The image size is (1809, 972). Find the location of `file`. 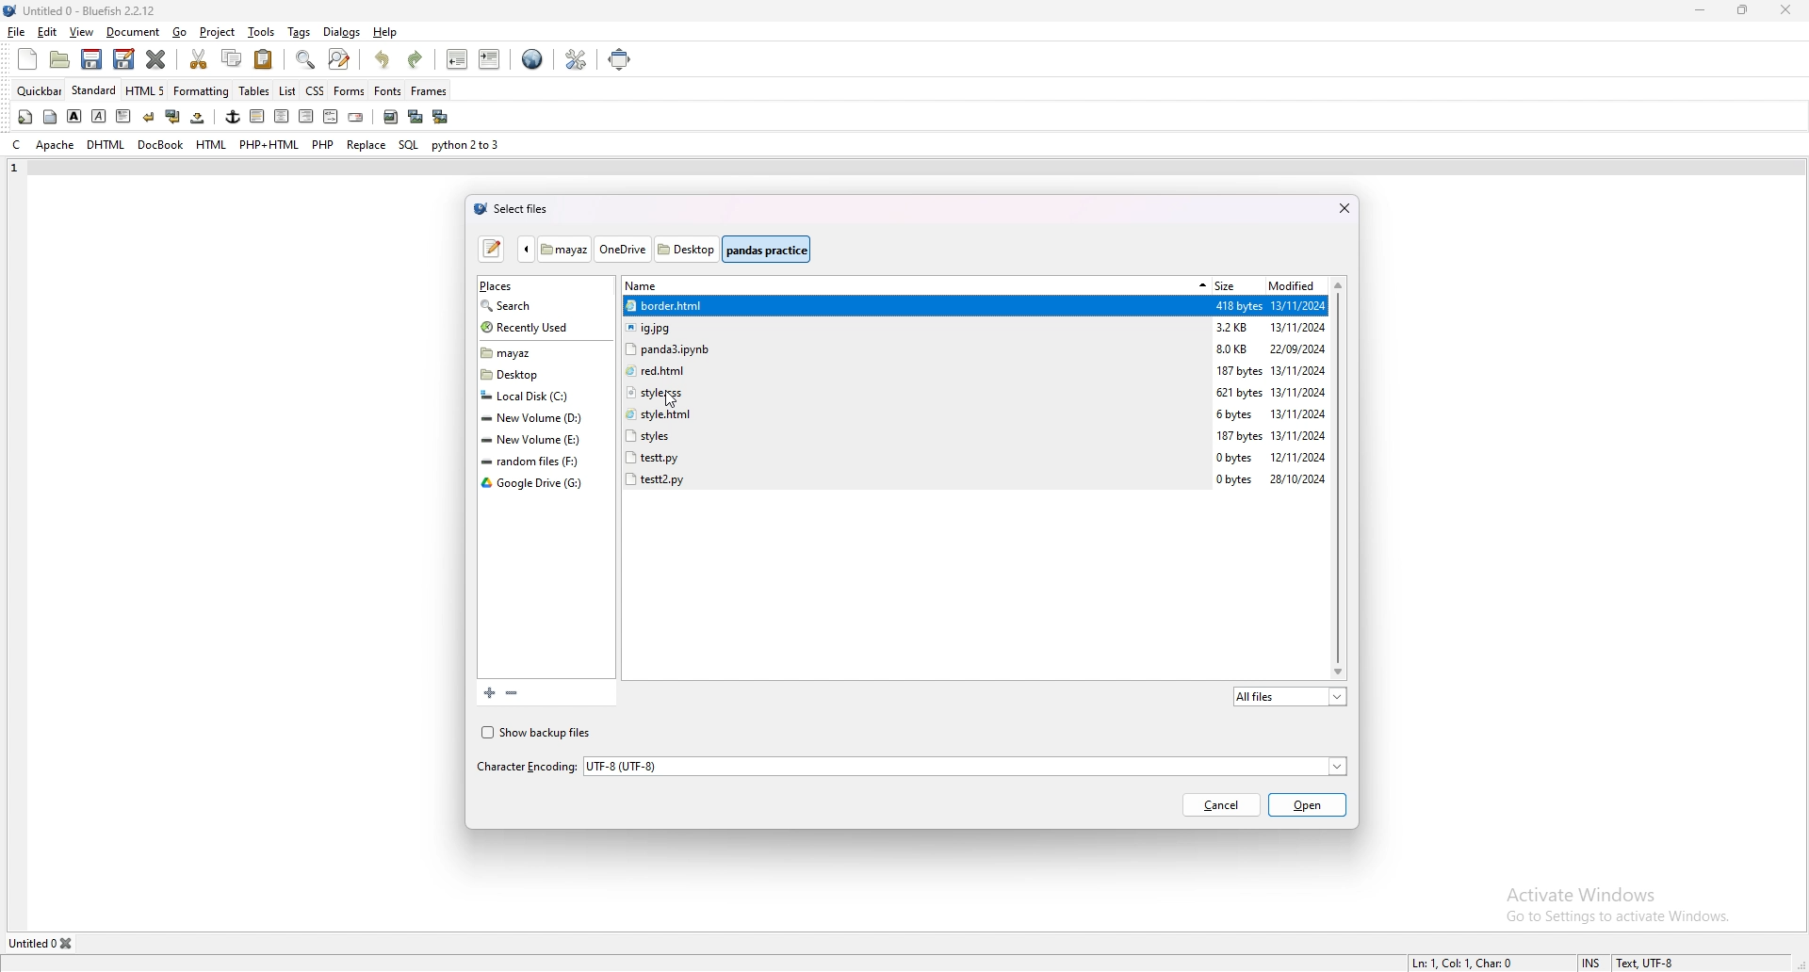

file is located at coordinates (914, 456).